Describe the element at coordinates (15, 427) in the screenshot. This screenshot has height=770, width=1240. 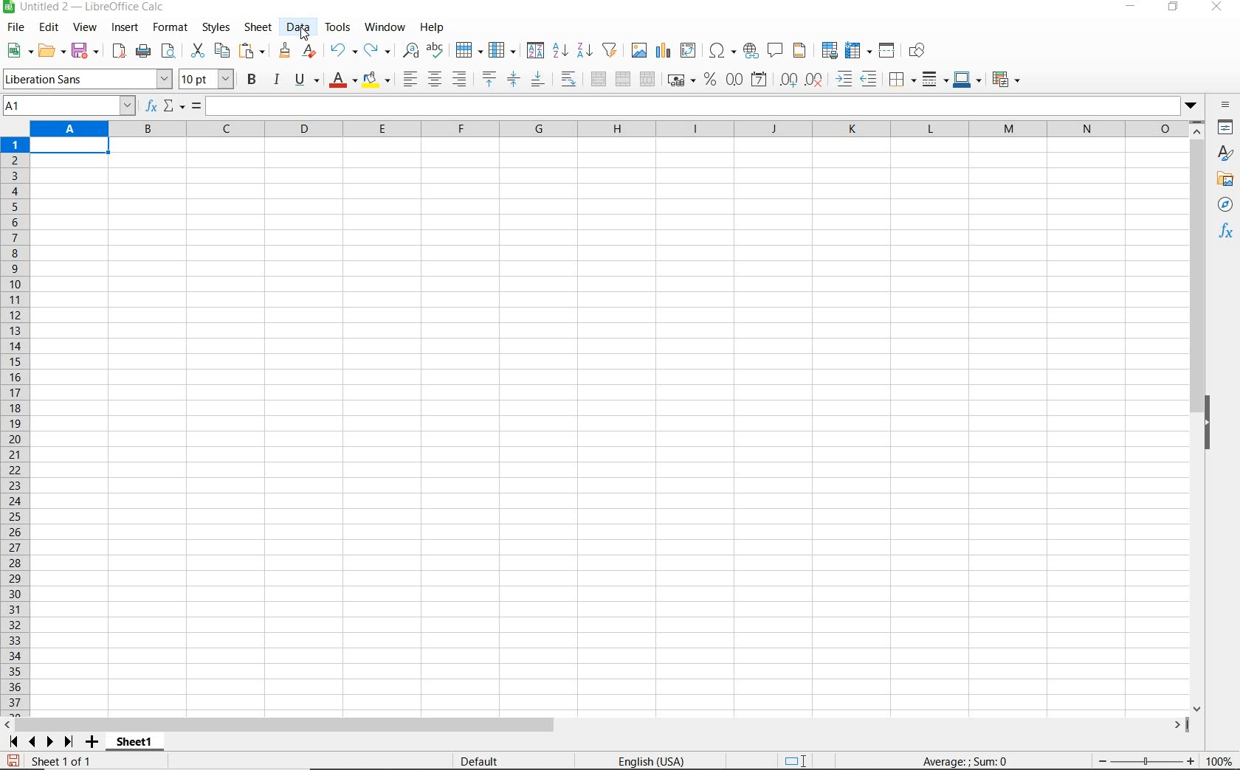
I see `rows` at that location.